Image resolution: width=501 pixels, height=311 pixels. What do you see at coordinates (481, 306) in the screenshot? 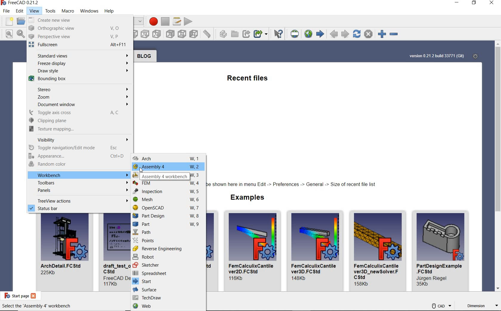
I see `dimension` at bounding box center [481, 306].